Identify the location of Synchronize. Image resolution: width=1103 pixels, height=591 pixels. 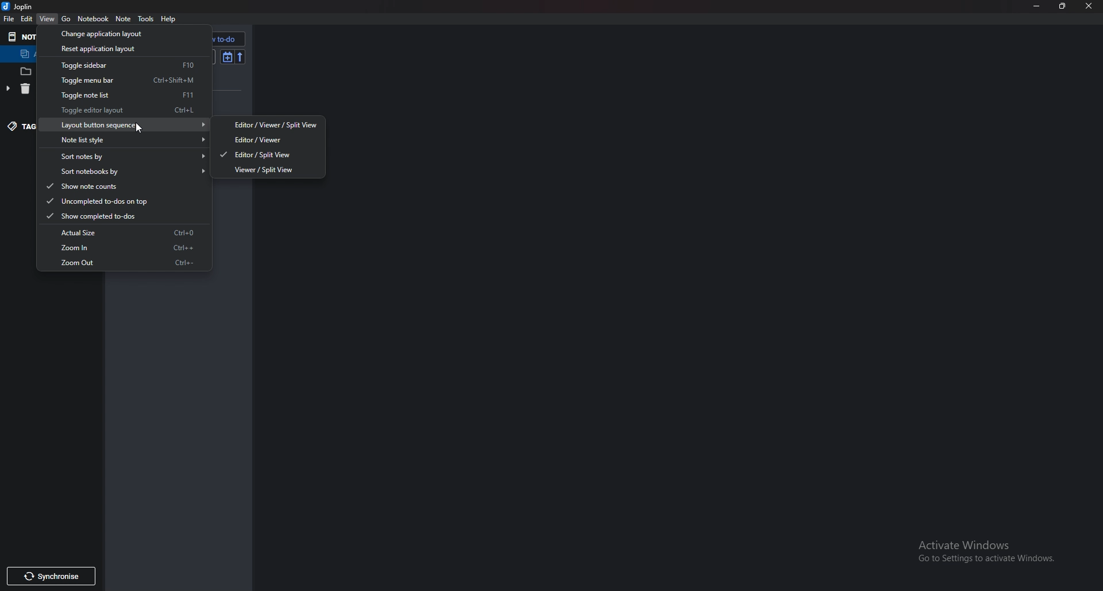
(51, 577).